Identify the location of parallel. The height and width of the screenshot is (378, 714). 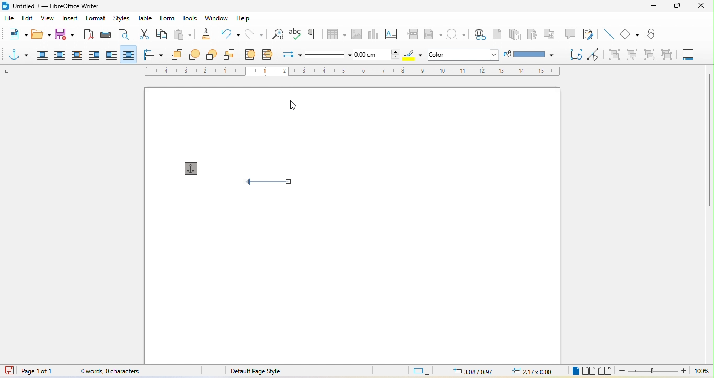
(62, 55).